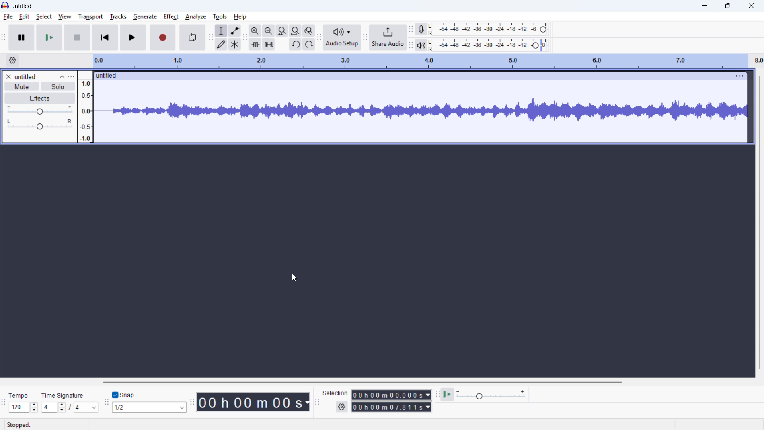 The height and width of the screenshot is (430, 764). What do you see at coordinates (387, 37) in the screenshot?
I see `Share audio ` at bounding box center [387, 37].